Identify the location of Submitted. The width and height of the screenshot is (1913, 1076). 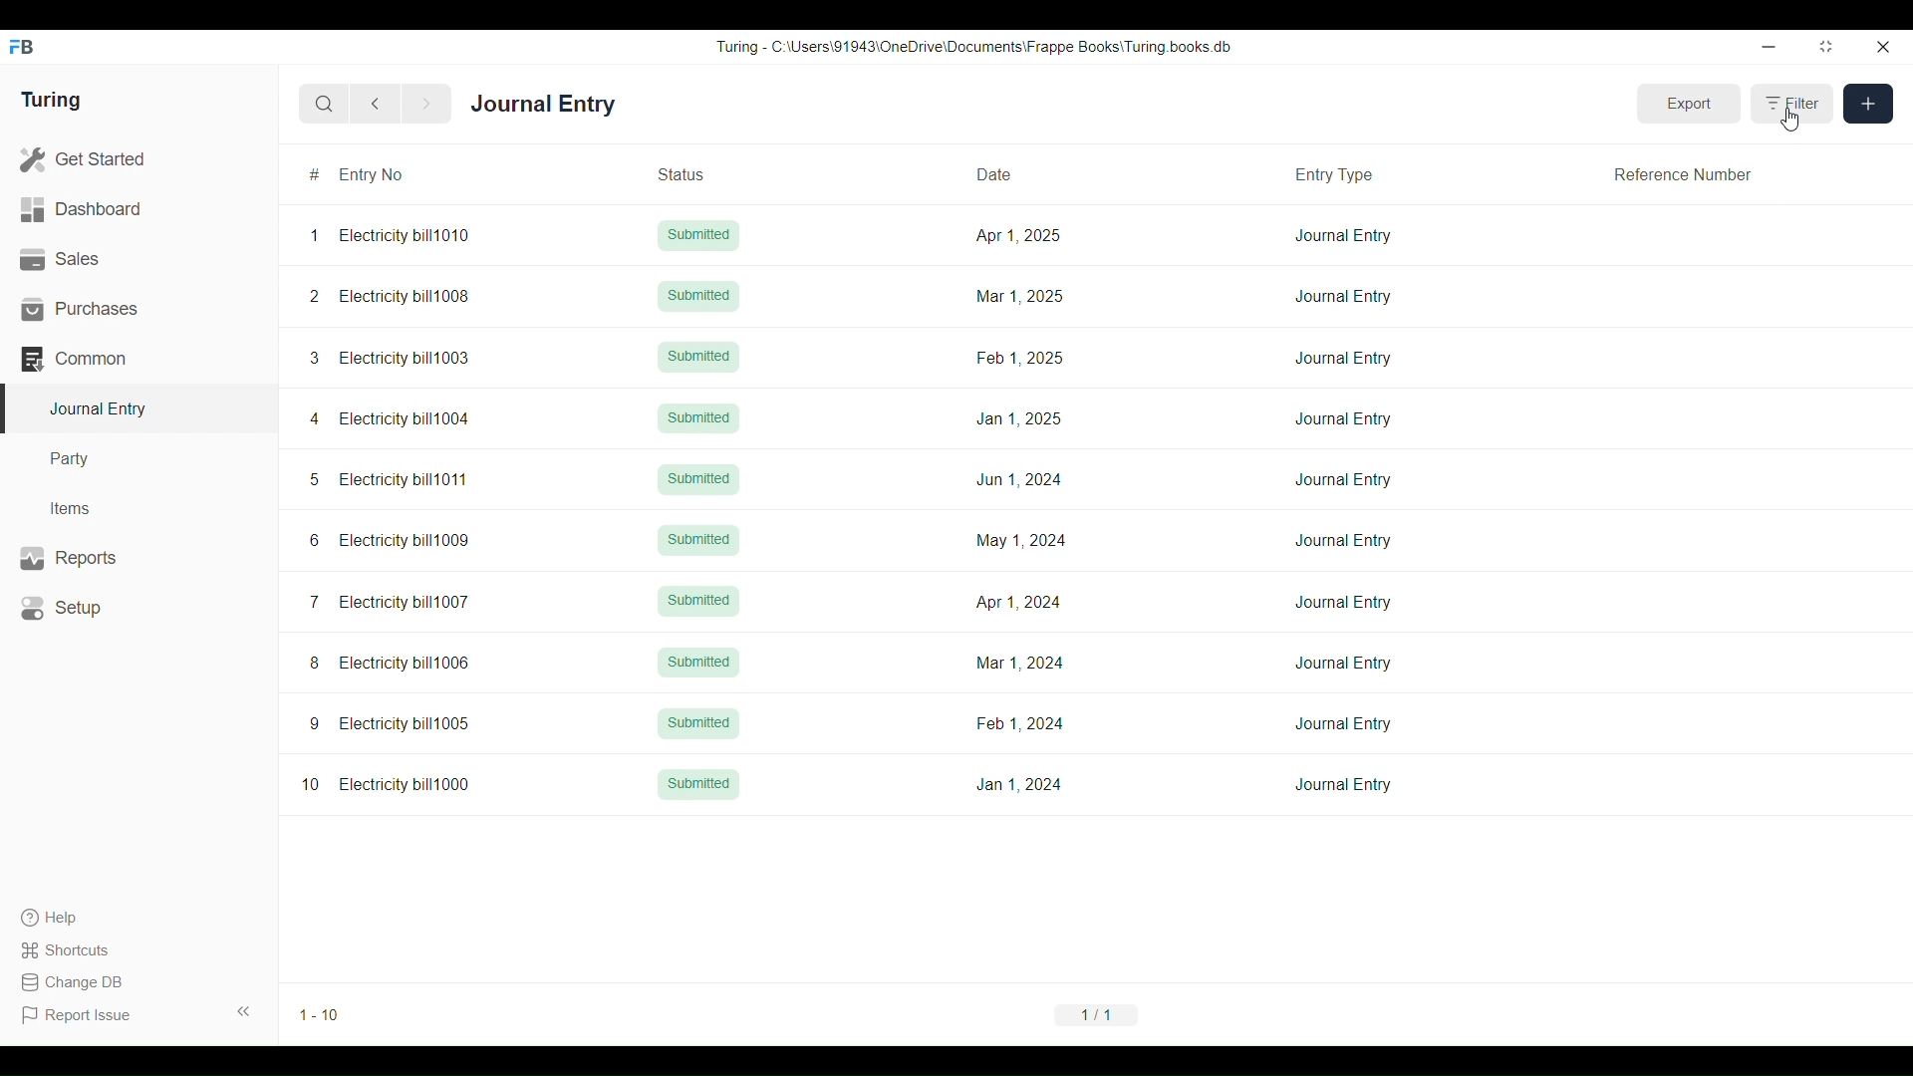
(698, 296).